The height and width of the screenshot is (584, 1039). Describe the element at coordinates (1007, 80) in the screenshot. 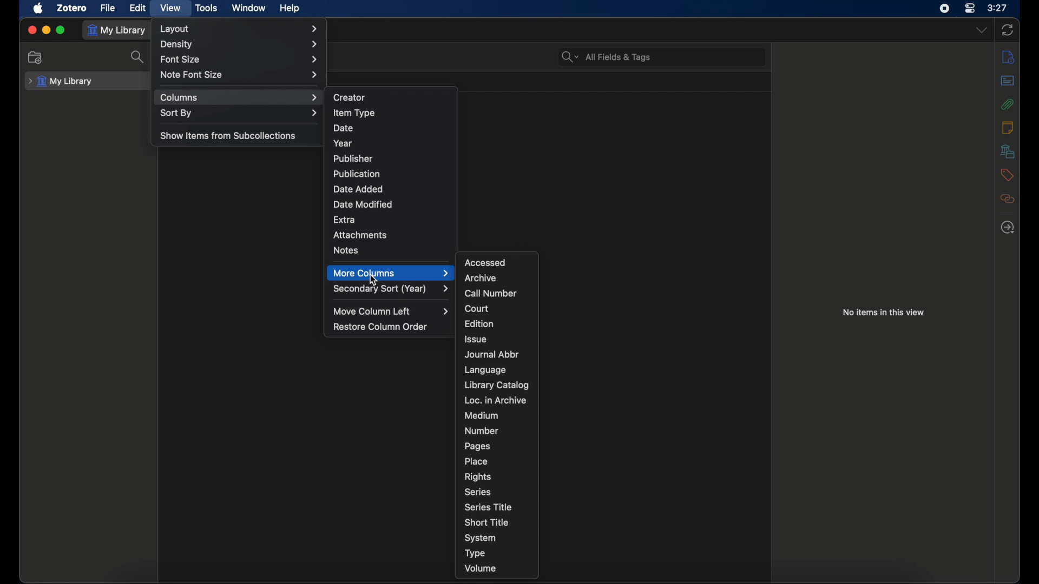

I see `abstract` at that location.